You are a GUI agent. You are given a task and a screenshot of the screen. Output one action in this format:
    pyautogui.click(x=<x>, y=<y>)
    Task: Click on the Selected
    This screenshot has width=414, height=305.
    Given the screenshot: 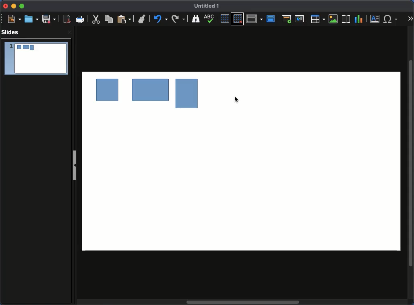 What is the action you would take?
    pyautogui.click(x=236, y=100)
    